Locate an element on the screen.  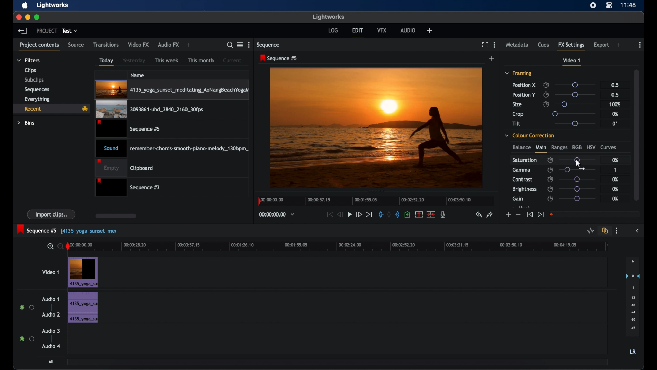
0% is located at coordinates (615, 199).